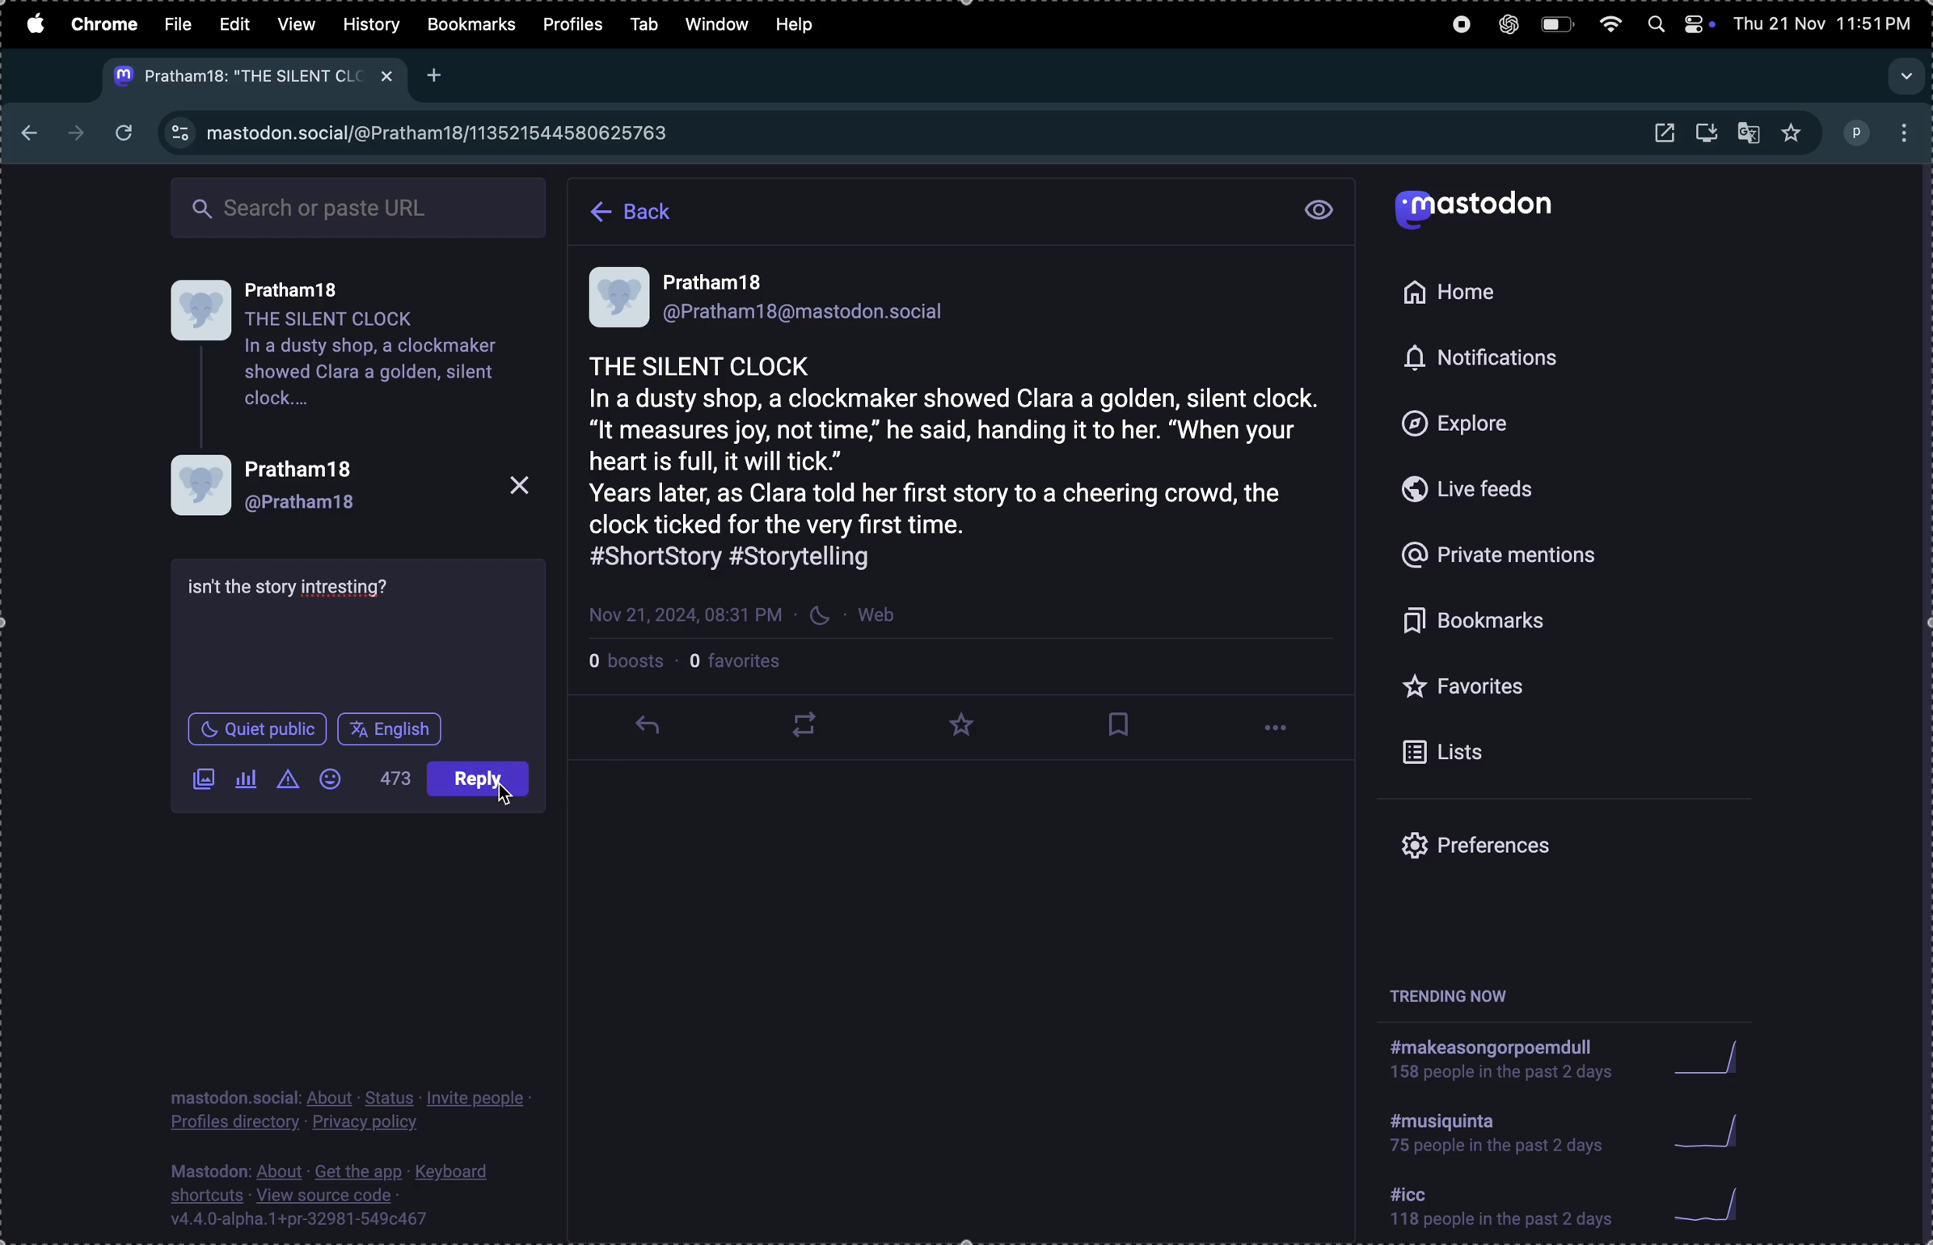  What do you see at coordinates (1555, 26) in the screenshot?
I see `battery` at bounding box center [1555, 26].